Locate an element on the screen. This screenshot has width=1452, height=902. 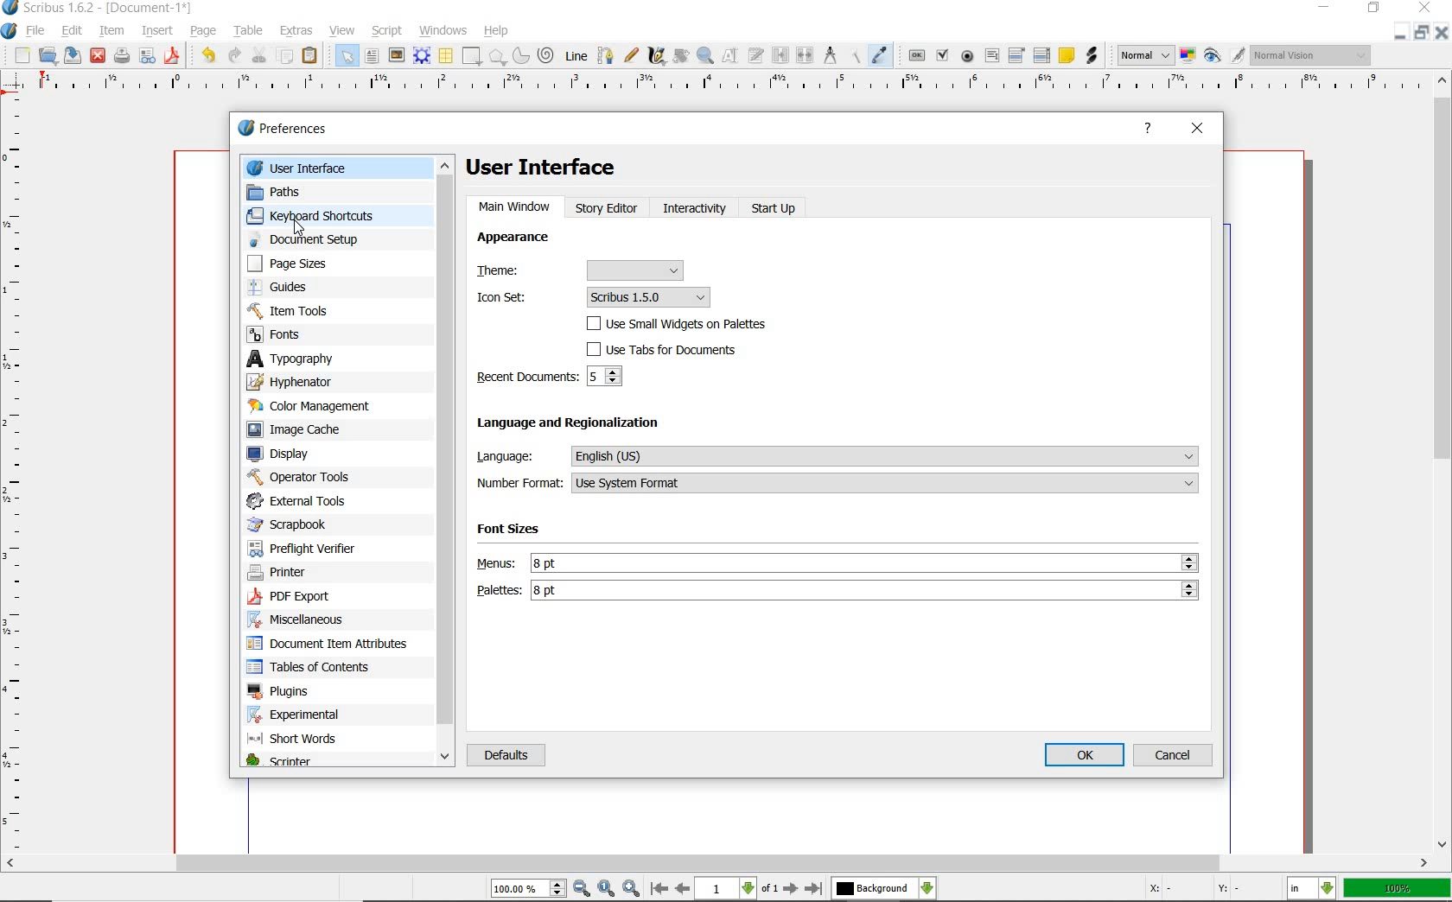
number format is located at coordinates (837, 484).